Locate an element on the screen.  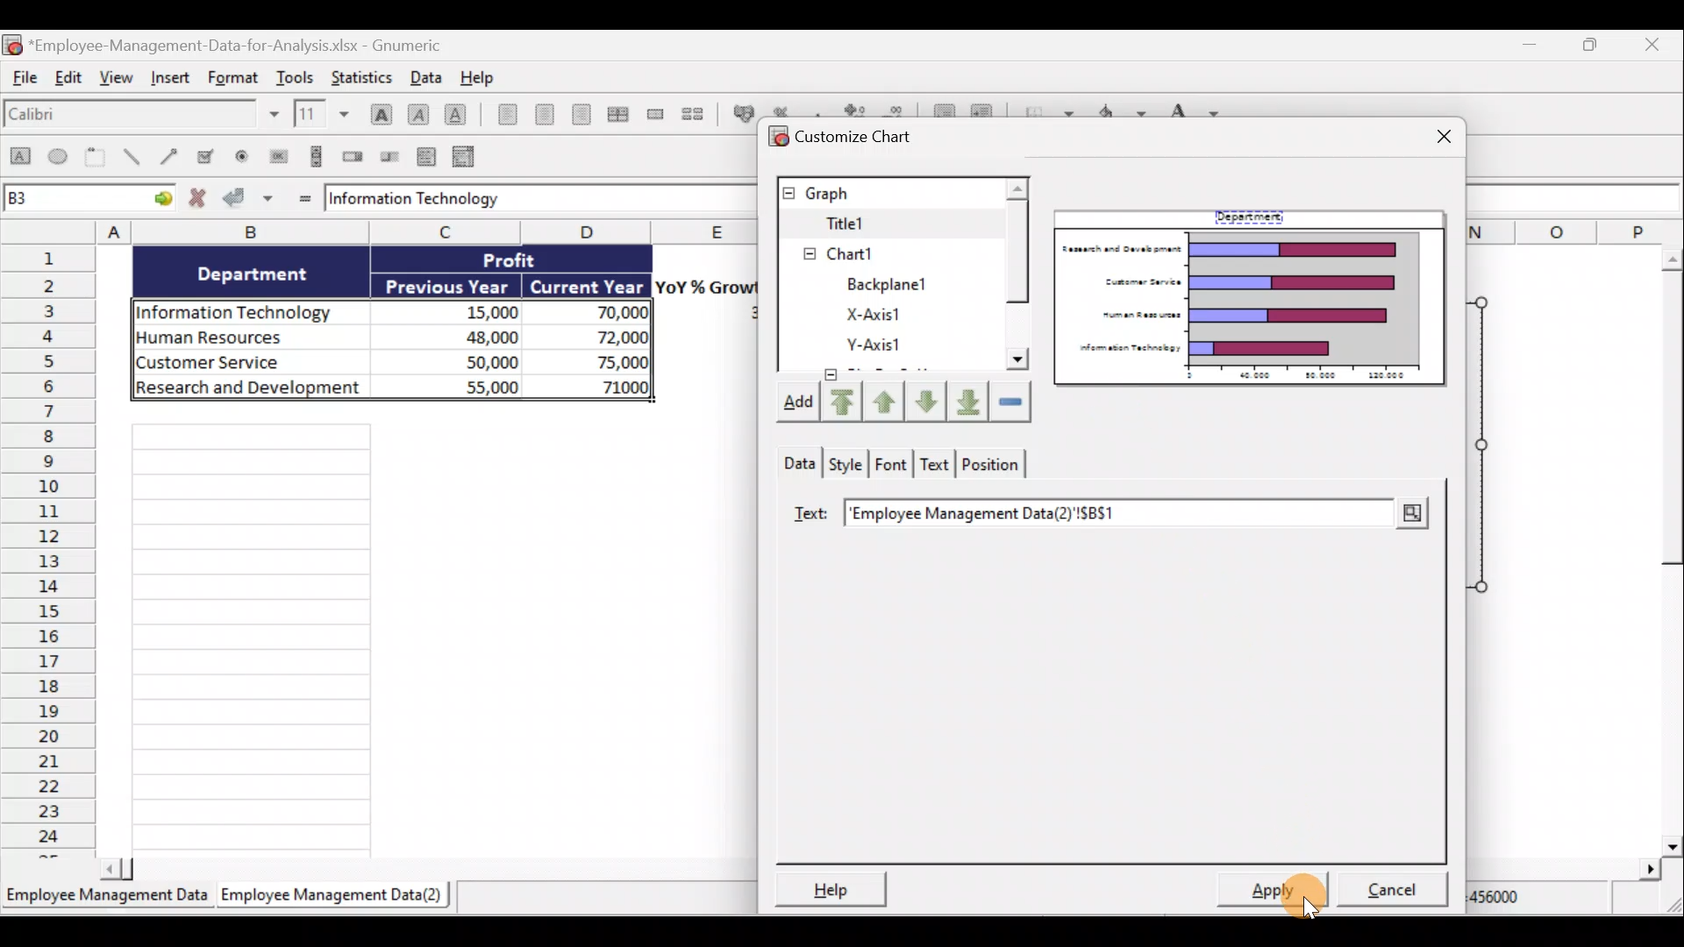
Add is located at coordinates (793, 402).